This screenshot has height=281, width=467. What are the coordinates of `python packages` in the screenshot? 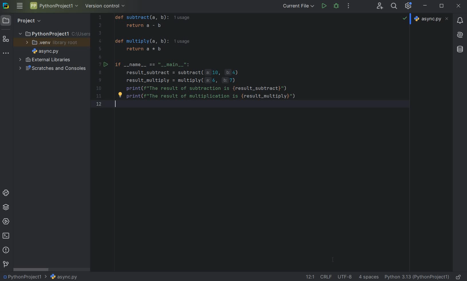 It's located at (7, 207).